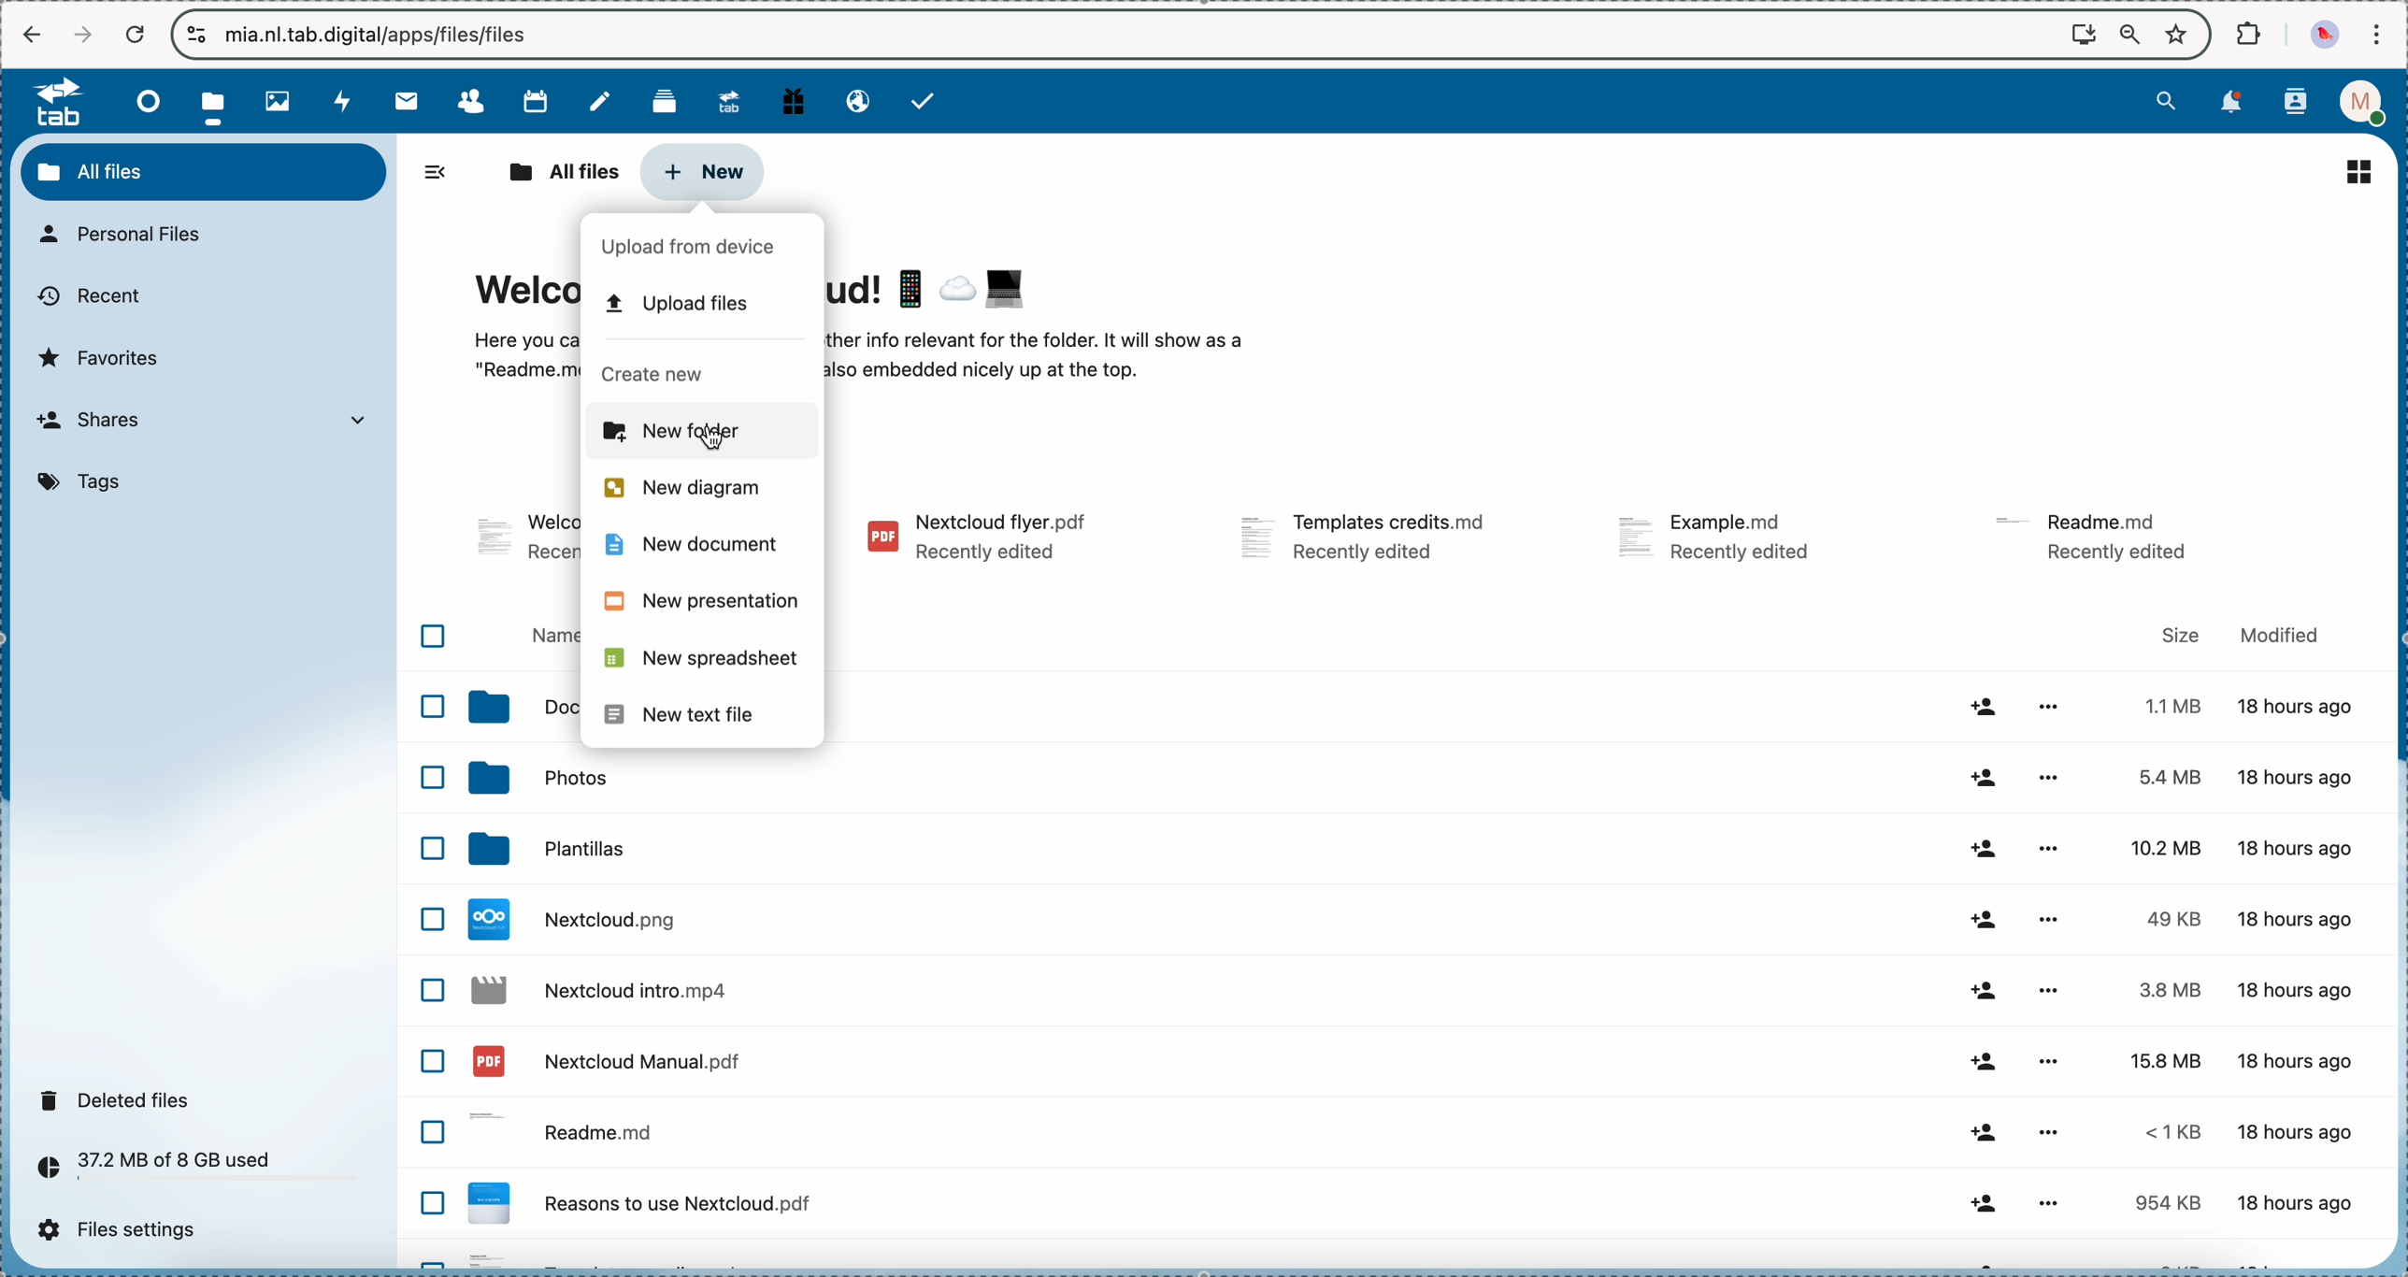 The image size is (2408, 1277). What do you see at coordinates (134, 36) in the screenshot?
I see `cancel` at bounding box center [134, 36].